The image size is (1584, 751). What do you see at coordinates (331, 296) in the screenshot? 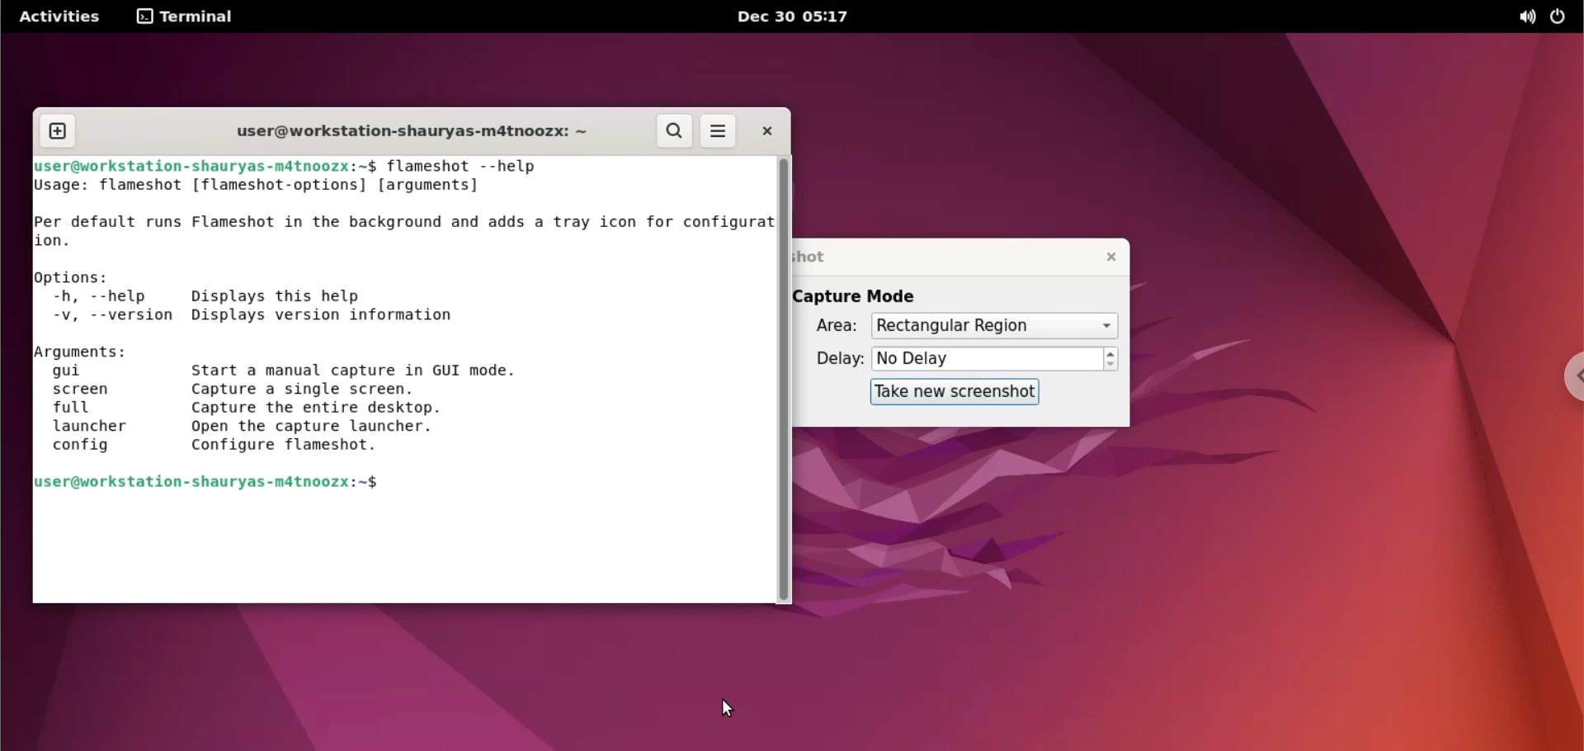
I see `displays this help` at bounding box center [331, 296].